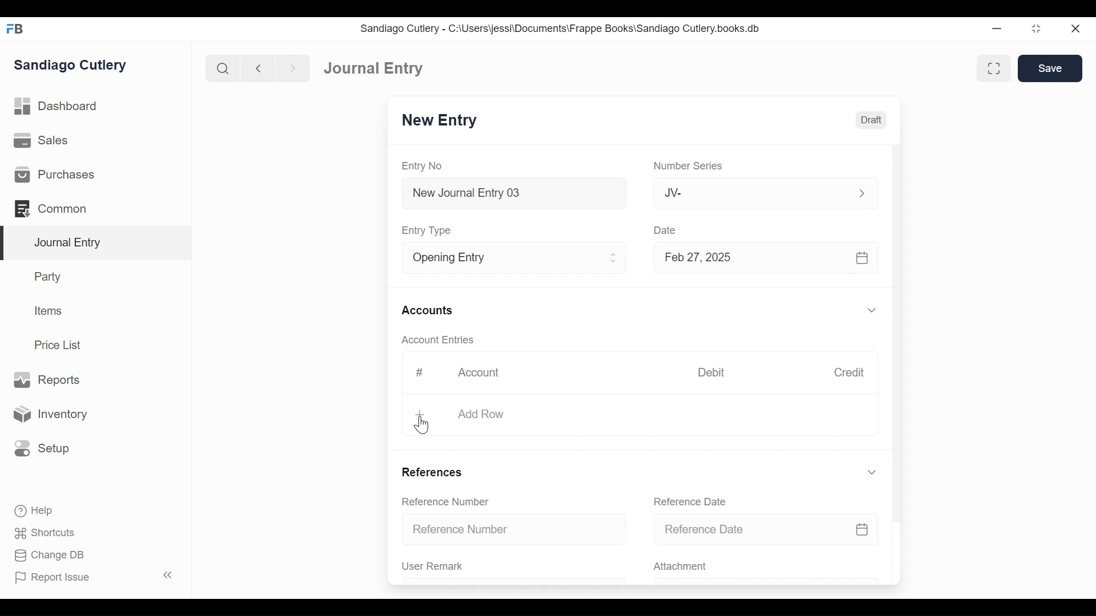 Image resolution: width=1096 pixels, height=616 pixels. Describe the element at coordinates (440, 121) in the screenshot. I see `New Entry` at that location.